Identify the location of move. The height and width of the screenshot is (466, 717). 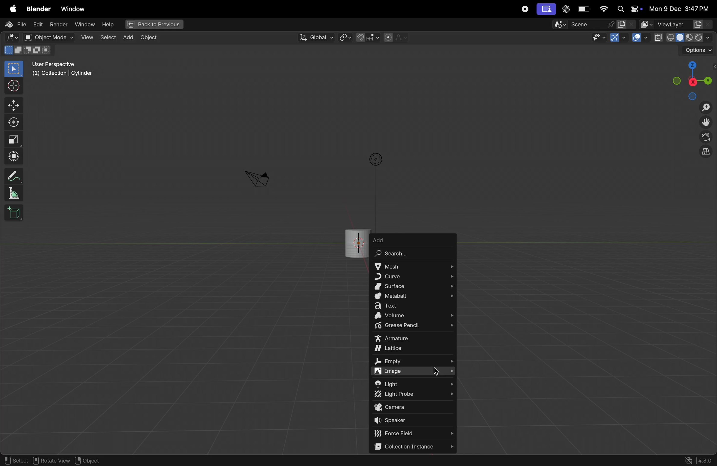
(13, 106).